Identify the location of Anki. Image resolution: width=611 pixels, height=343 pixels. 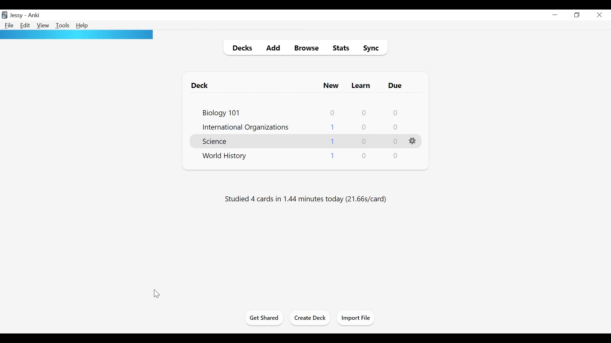
(35, 16).